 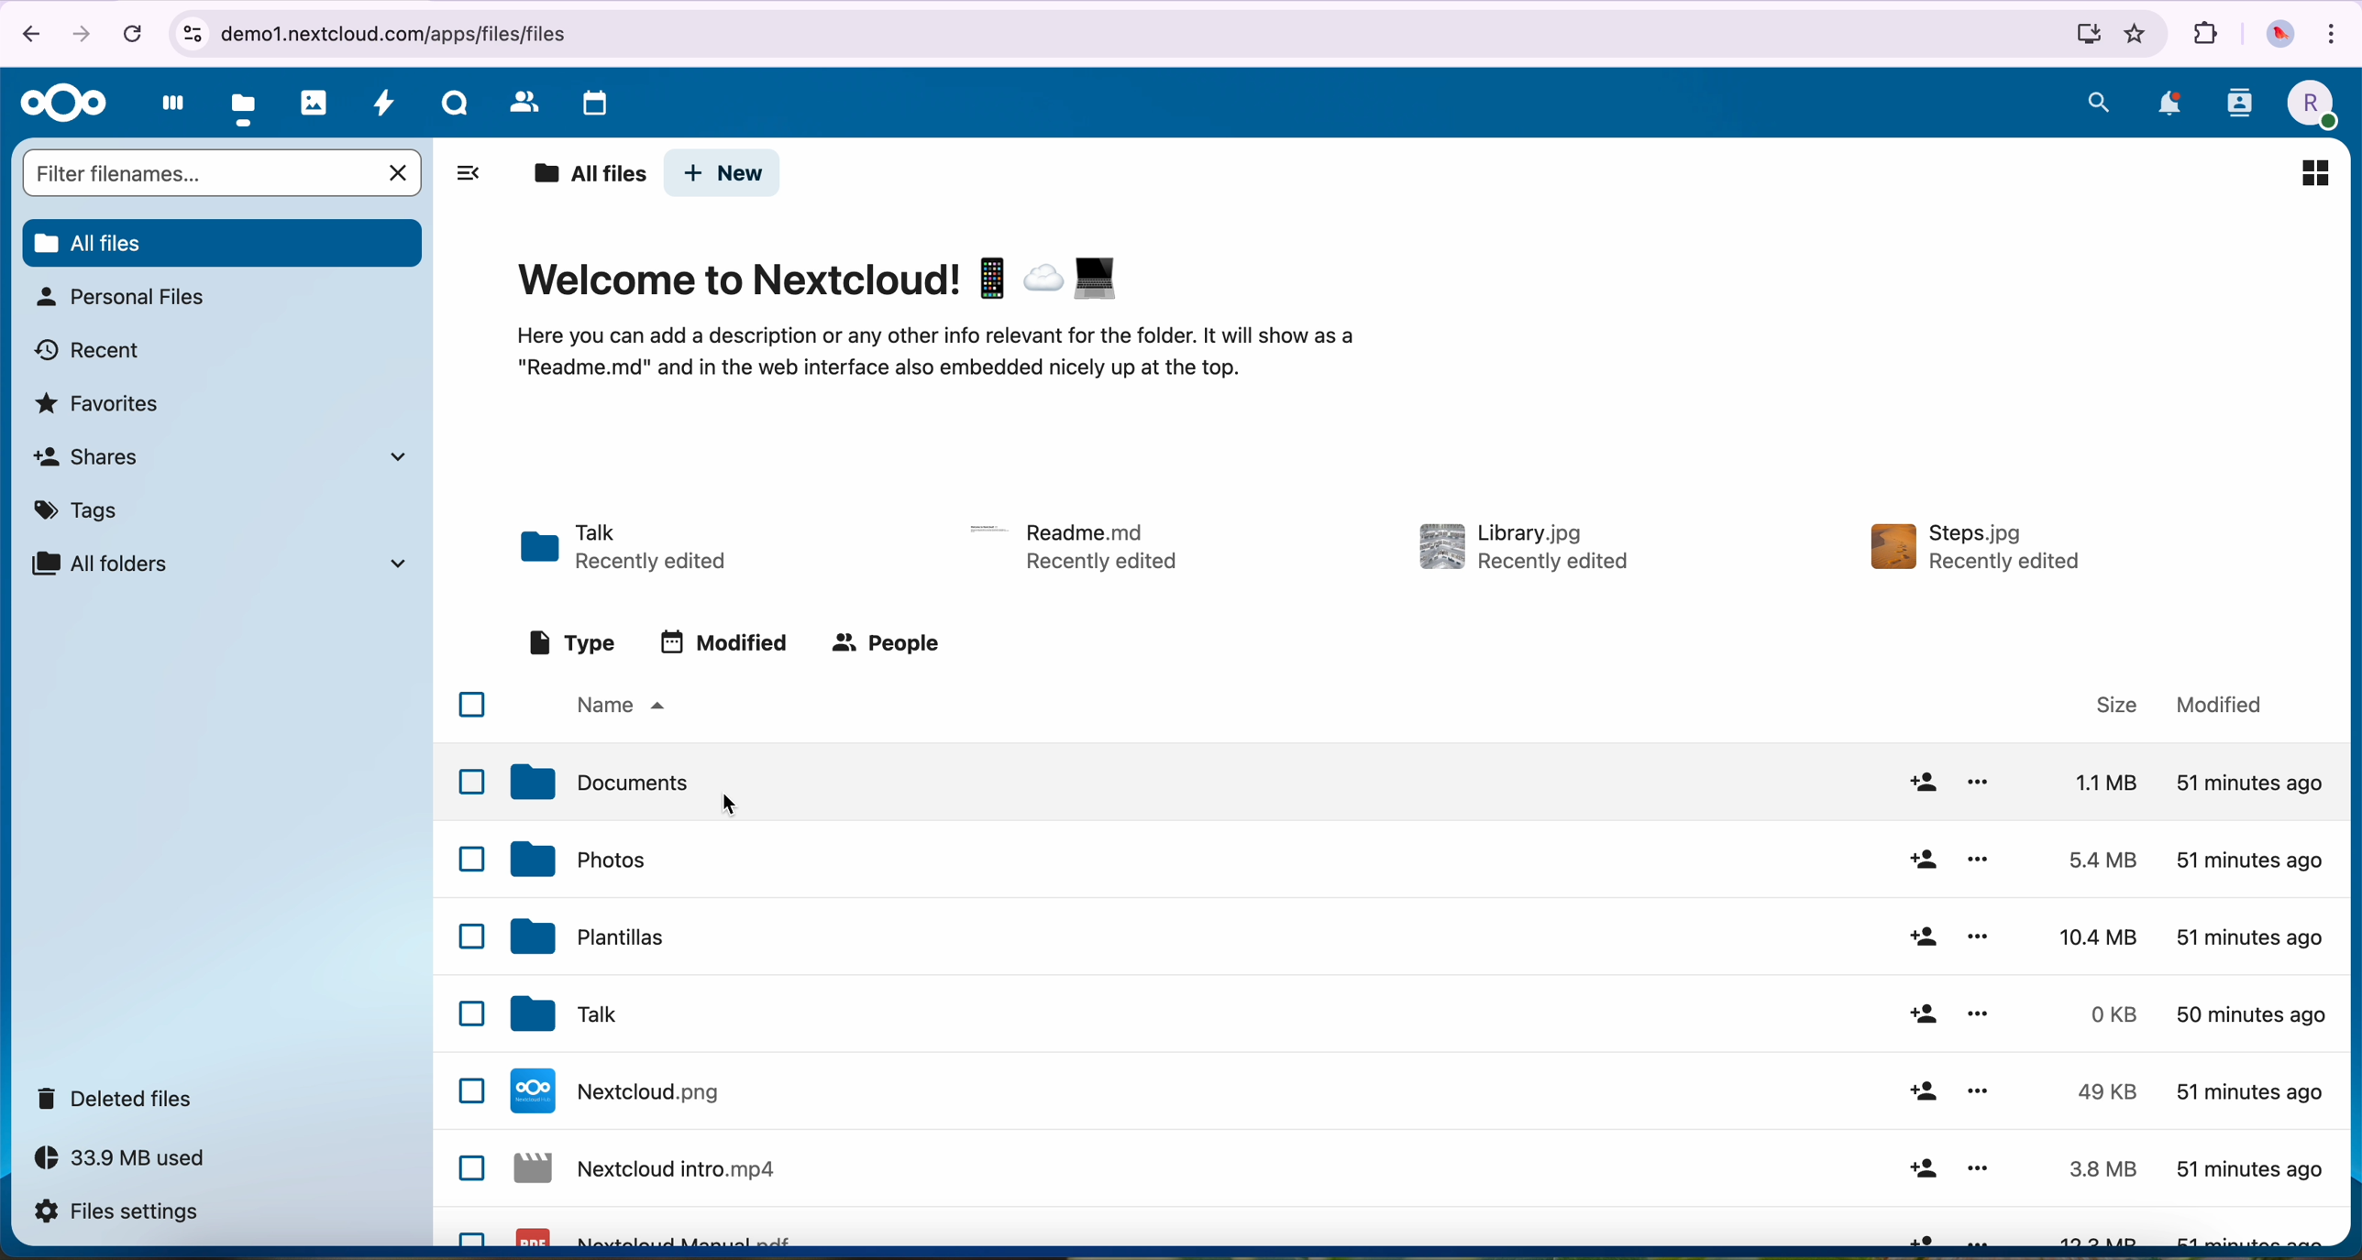 What do you see at coordinates (606, 782) in the screenshot?
I see `documents` at bounding box center [606, 782].